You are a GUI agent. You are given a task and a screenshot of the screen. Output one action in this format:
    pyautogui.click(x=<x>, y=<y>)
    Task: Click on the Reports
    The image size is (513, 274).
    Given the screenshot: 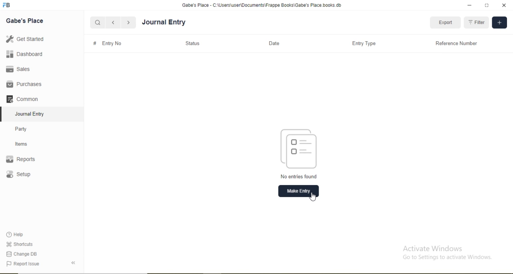 What is the action you would take?
    pyautogui.click(x=24, y=159)
    